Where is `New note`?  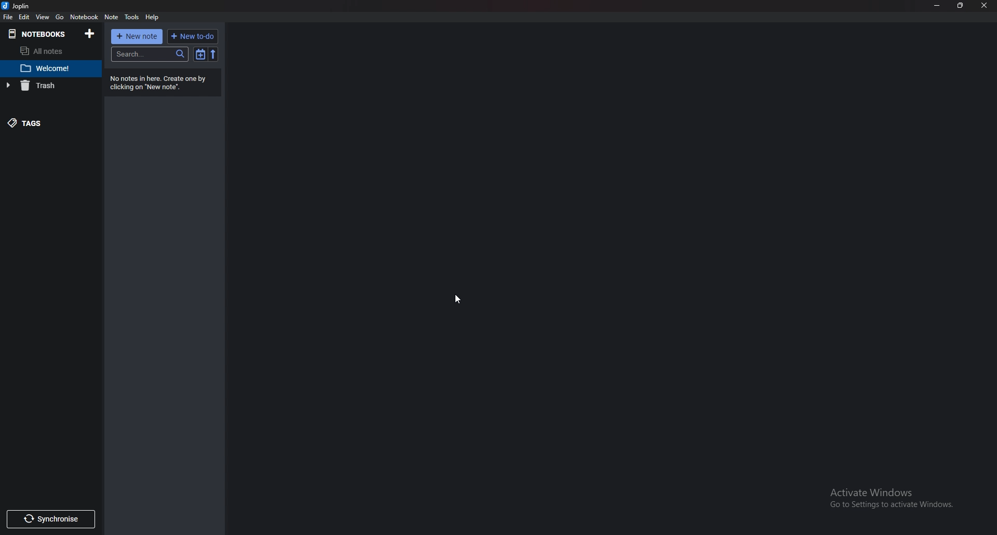 New note is located at coordinates (136, 36).